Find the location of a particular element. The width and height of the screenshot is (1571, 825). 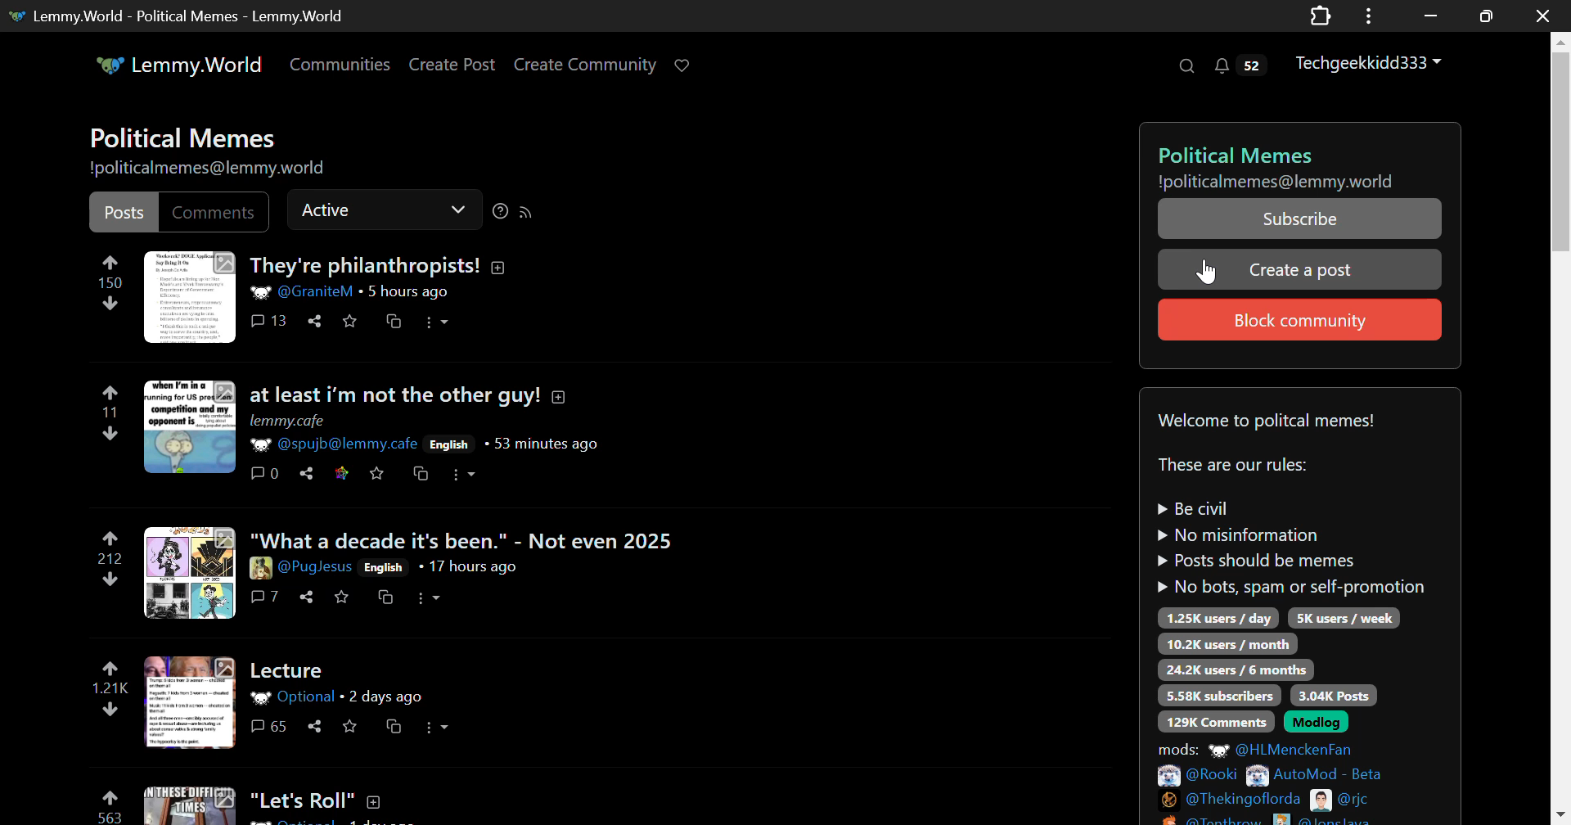

Post Vote Counter is located at coordinates (111, 561).